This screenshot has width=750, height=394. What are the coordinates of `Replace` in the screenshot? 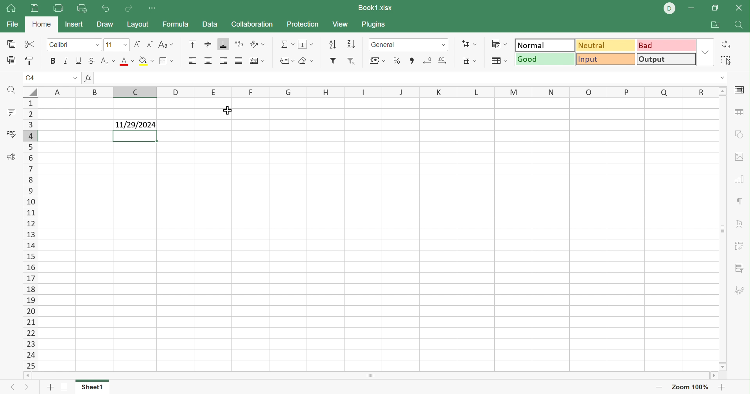 It's located at (725, 44).